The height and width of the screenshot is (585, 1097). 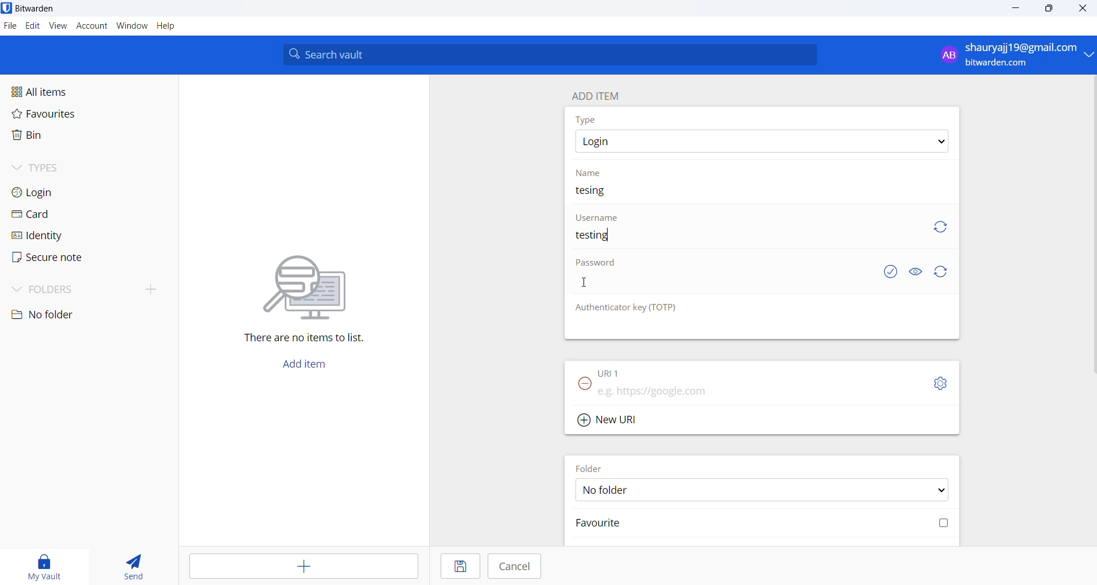 What do you see at coordinates (297, 339) in the screenshot?
I see `sentence mentioning that there are no items in vault l` at bounding box center [297, 339].